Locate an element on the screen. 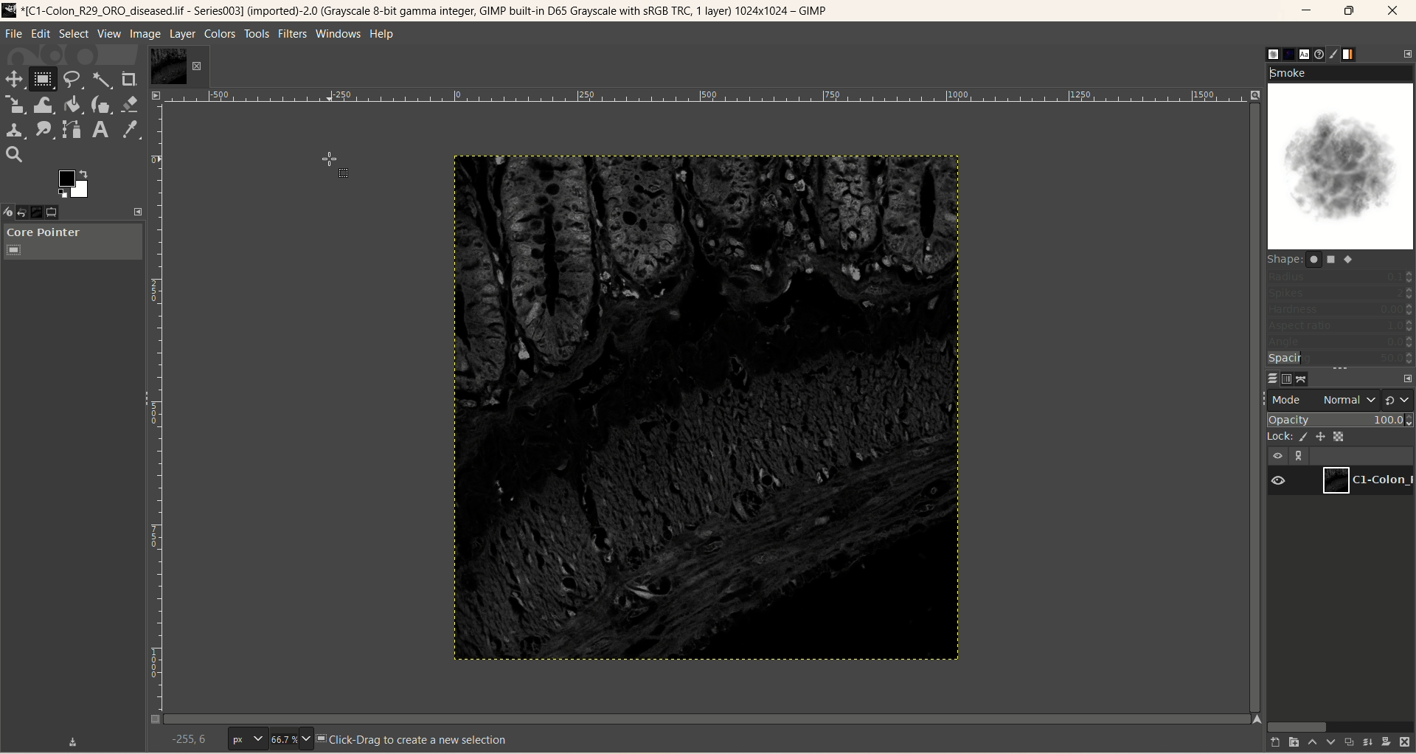  channels is located at coordinates (1289, 379).